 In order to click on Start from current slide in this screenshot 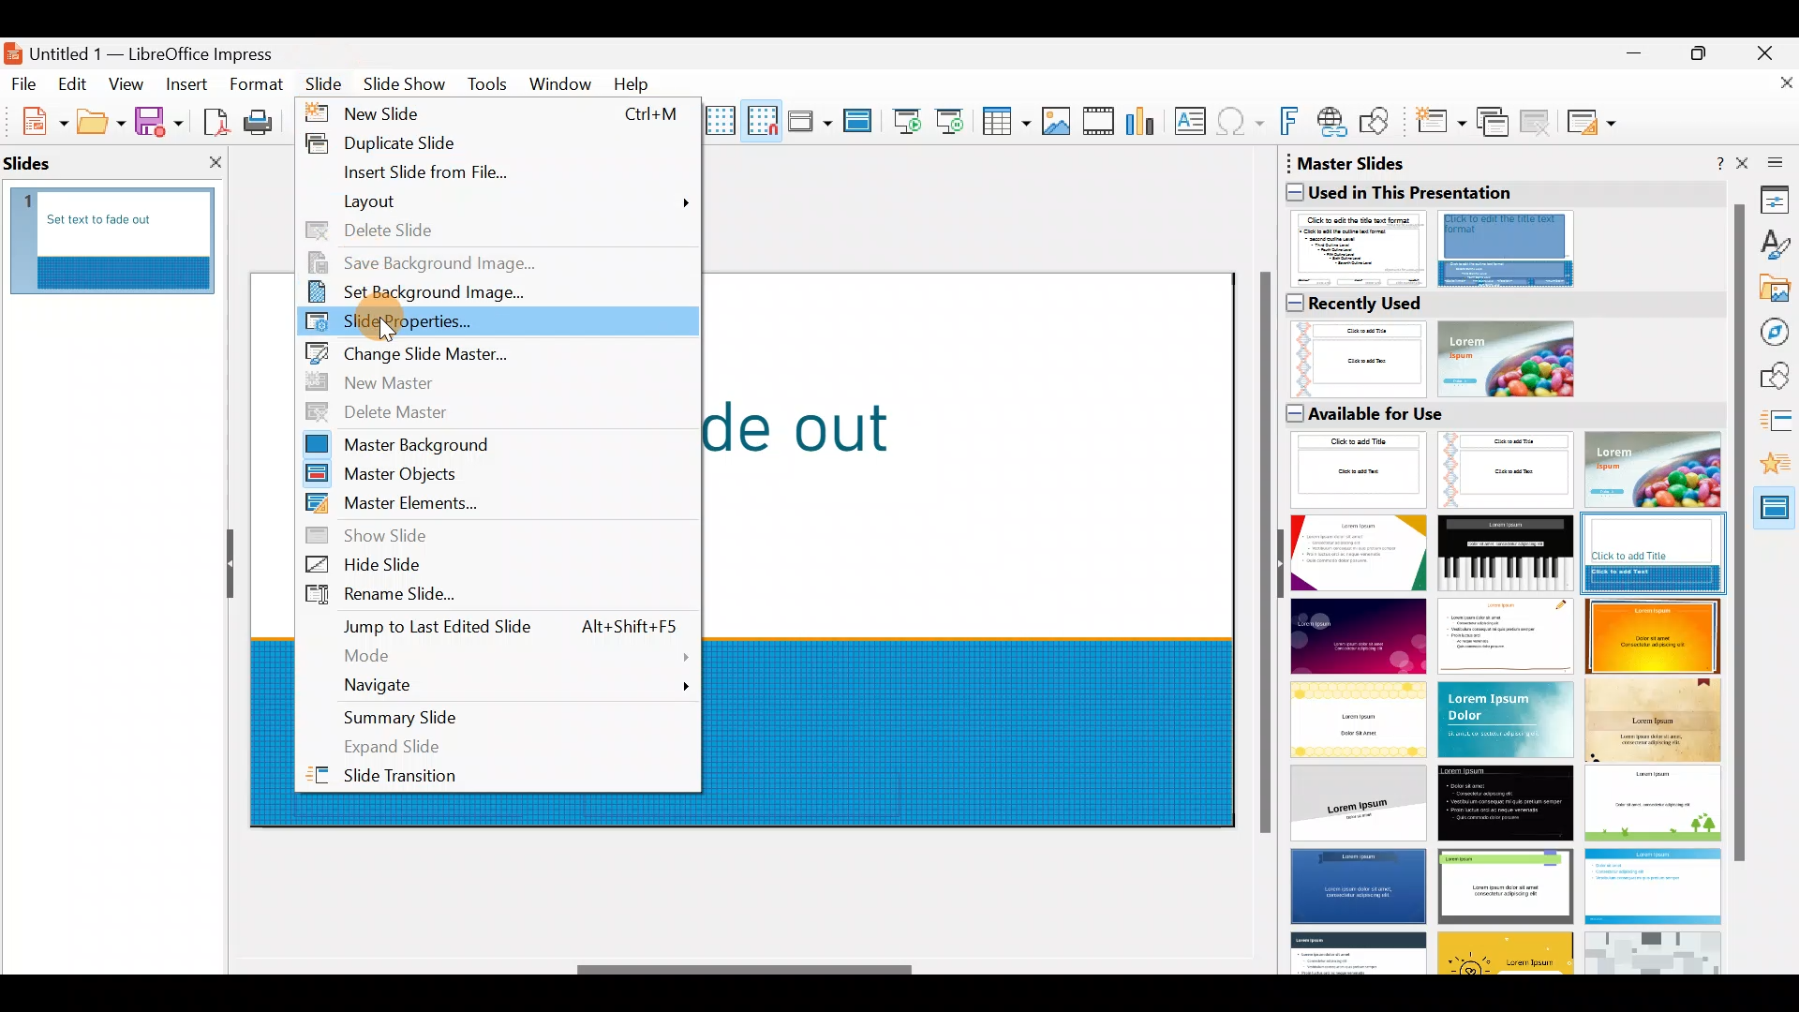, I will do `click(955, 120)`.